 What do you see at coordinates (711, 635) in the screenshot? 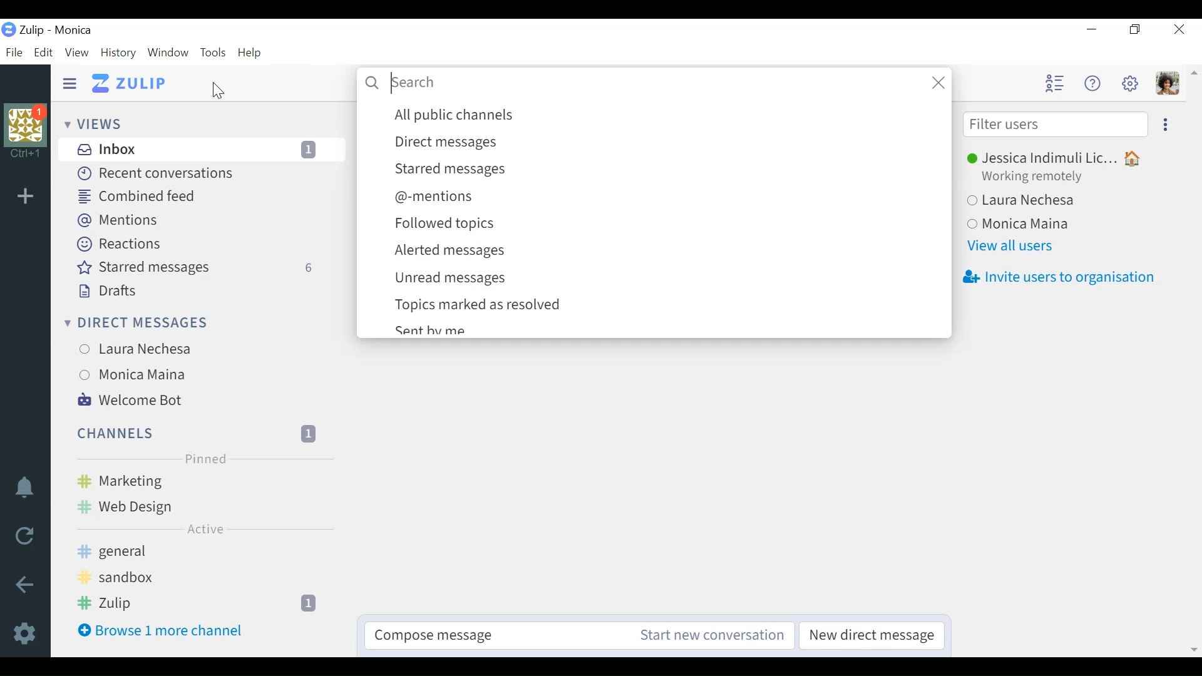
I see `Start new conversation` at bounding box center [711, 635].